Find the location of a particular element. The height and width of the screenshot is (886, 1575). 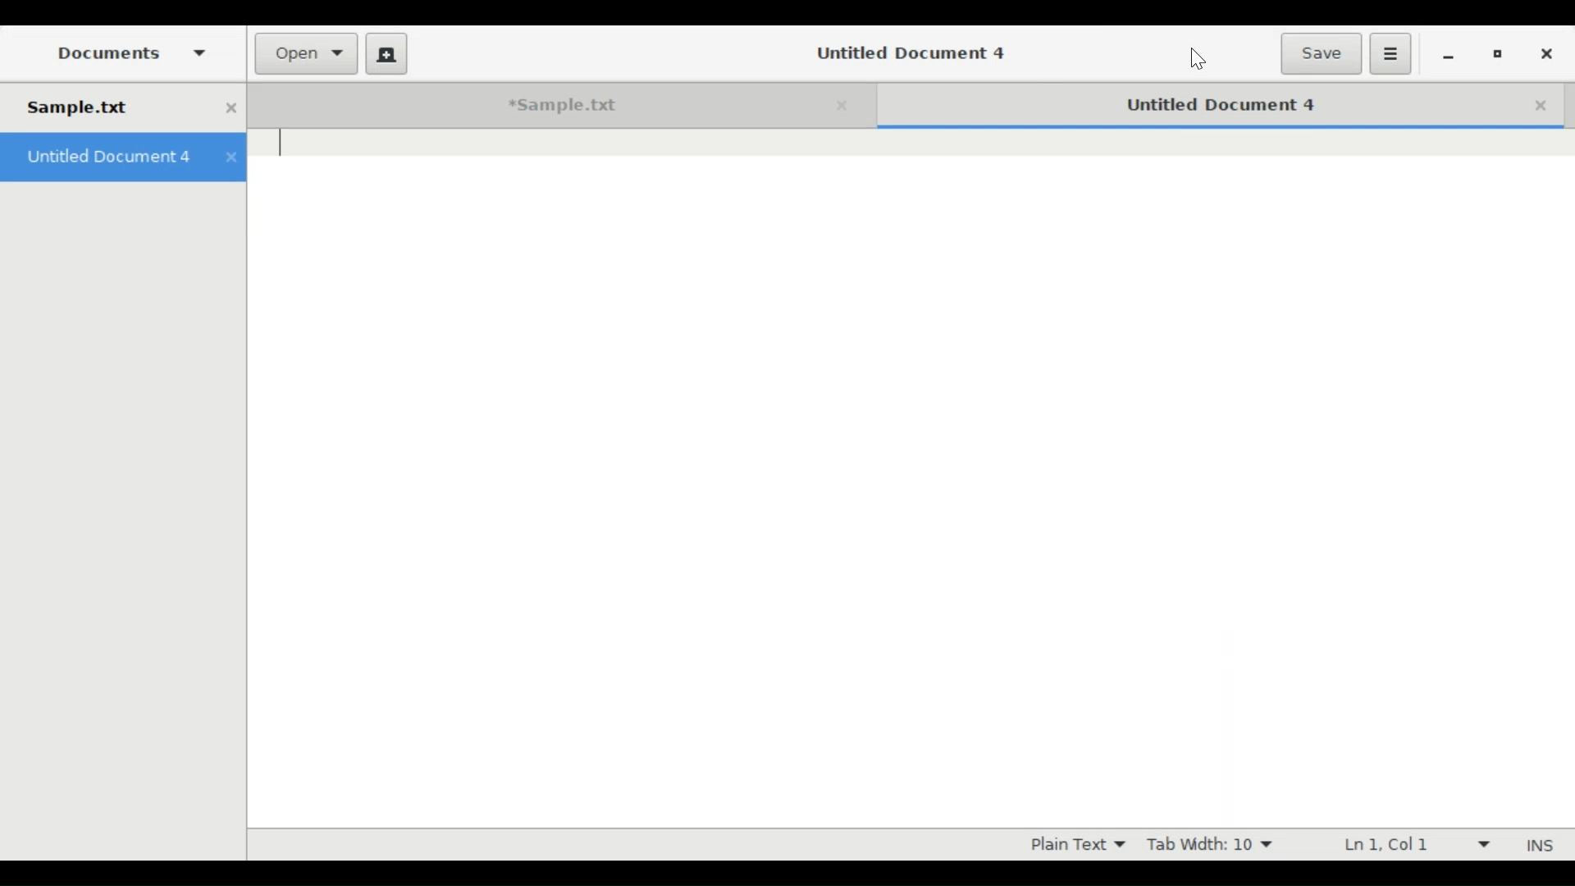

Cursor is located at coordinates (1198, 62).